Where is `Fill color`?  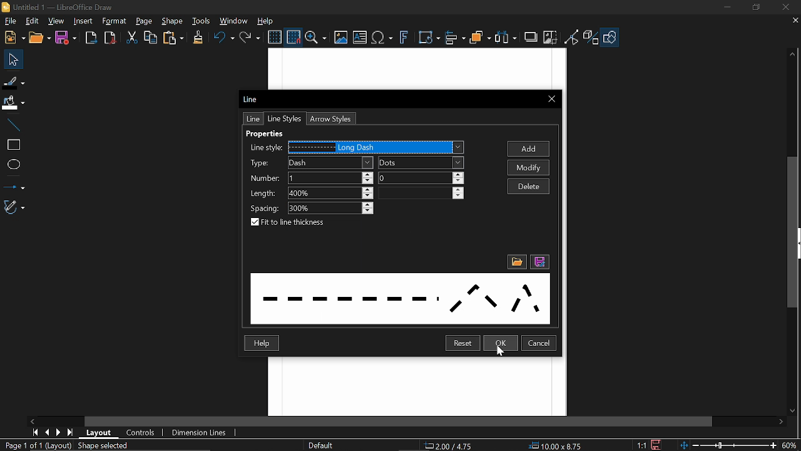 Fill color is located at coordinates (13, 103).